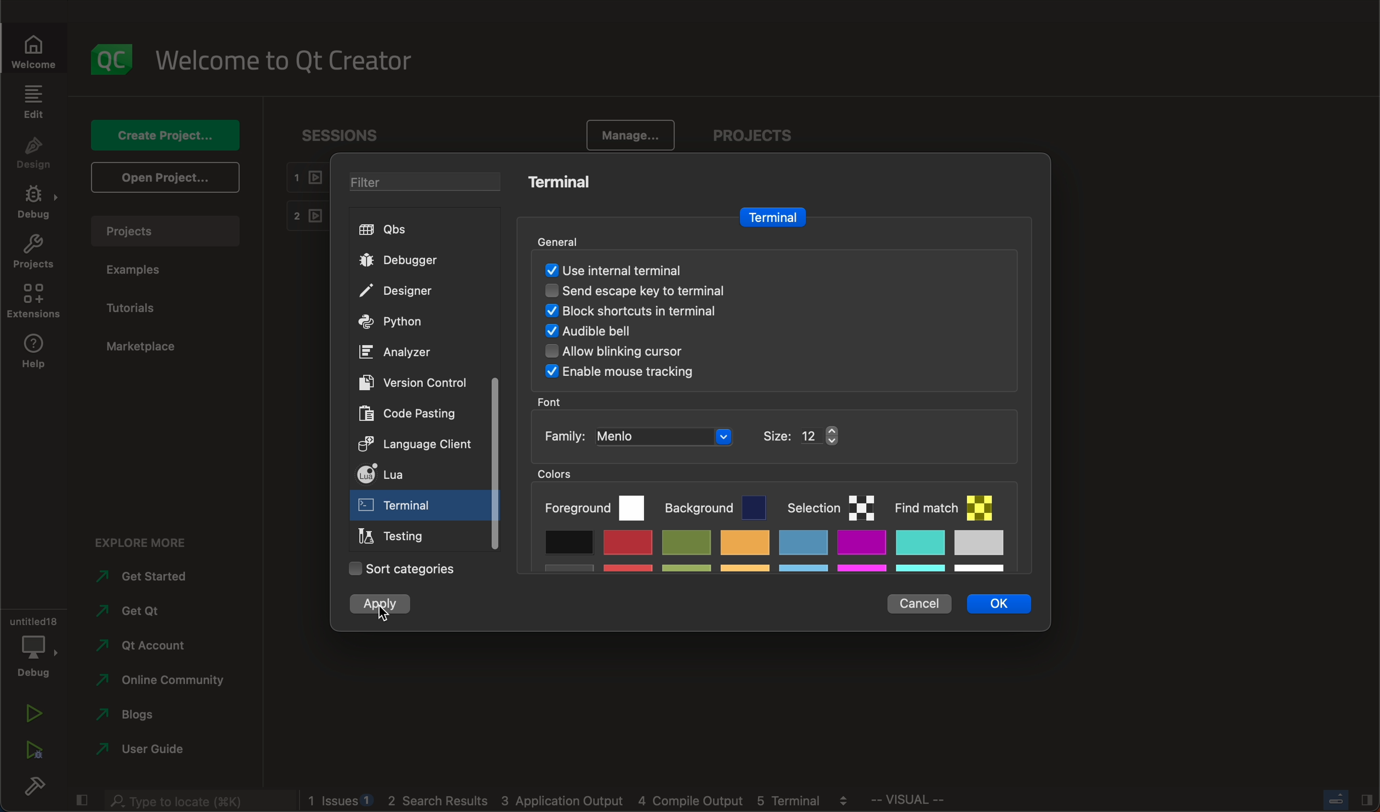 This screenshot has height=812, width=1380. What do you see at coordinates (143, 306) in the screenshot?
I see `tutorials` at bounding box center [143, 306].